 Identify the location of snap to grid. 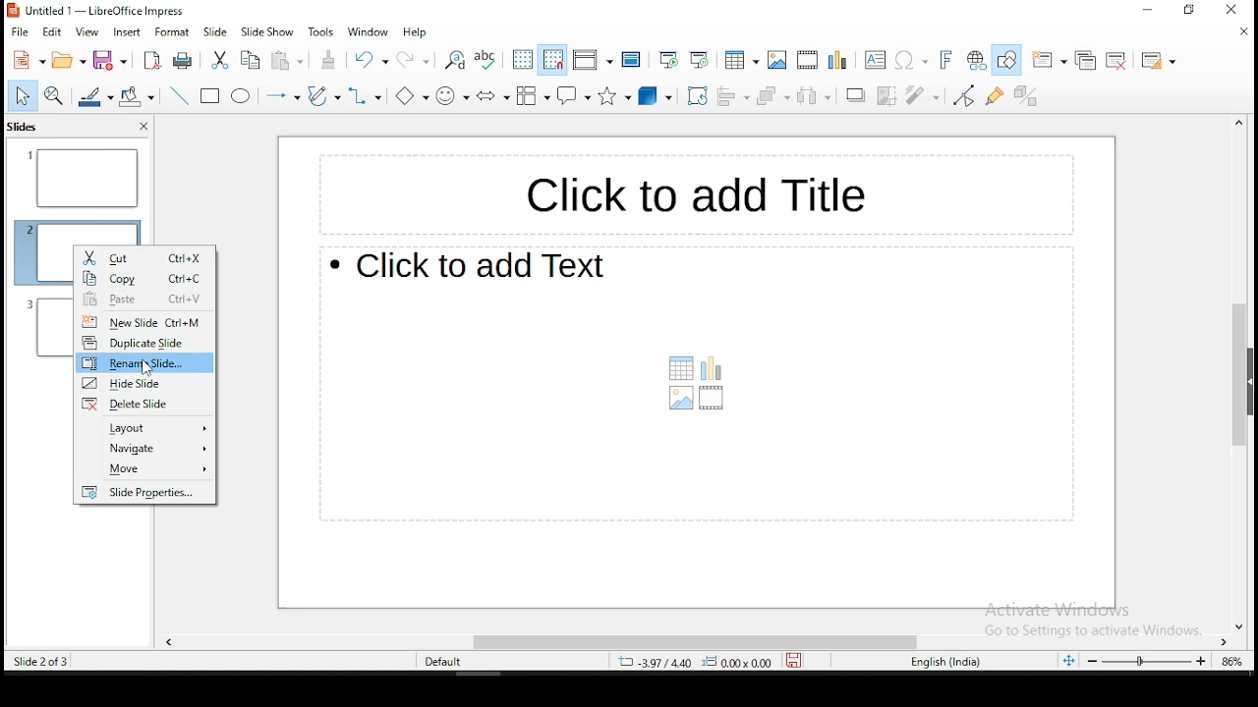
(550, 61).